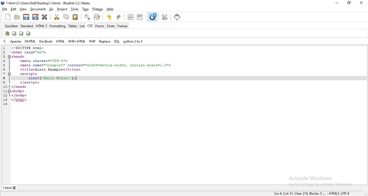  Describe the element at coordinates (4, 78) in the screenshot. I see `8` at that location.